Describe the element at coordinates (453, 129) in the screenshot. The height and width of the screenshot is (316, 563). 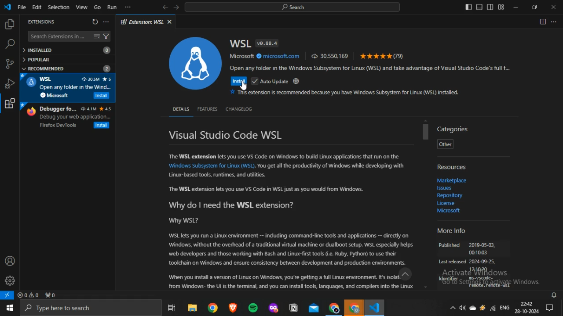
I see `Categories` at that location.